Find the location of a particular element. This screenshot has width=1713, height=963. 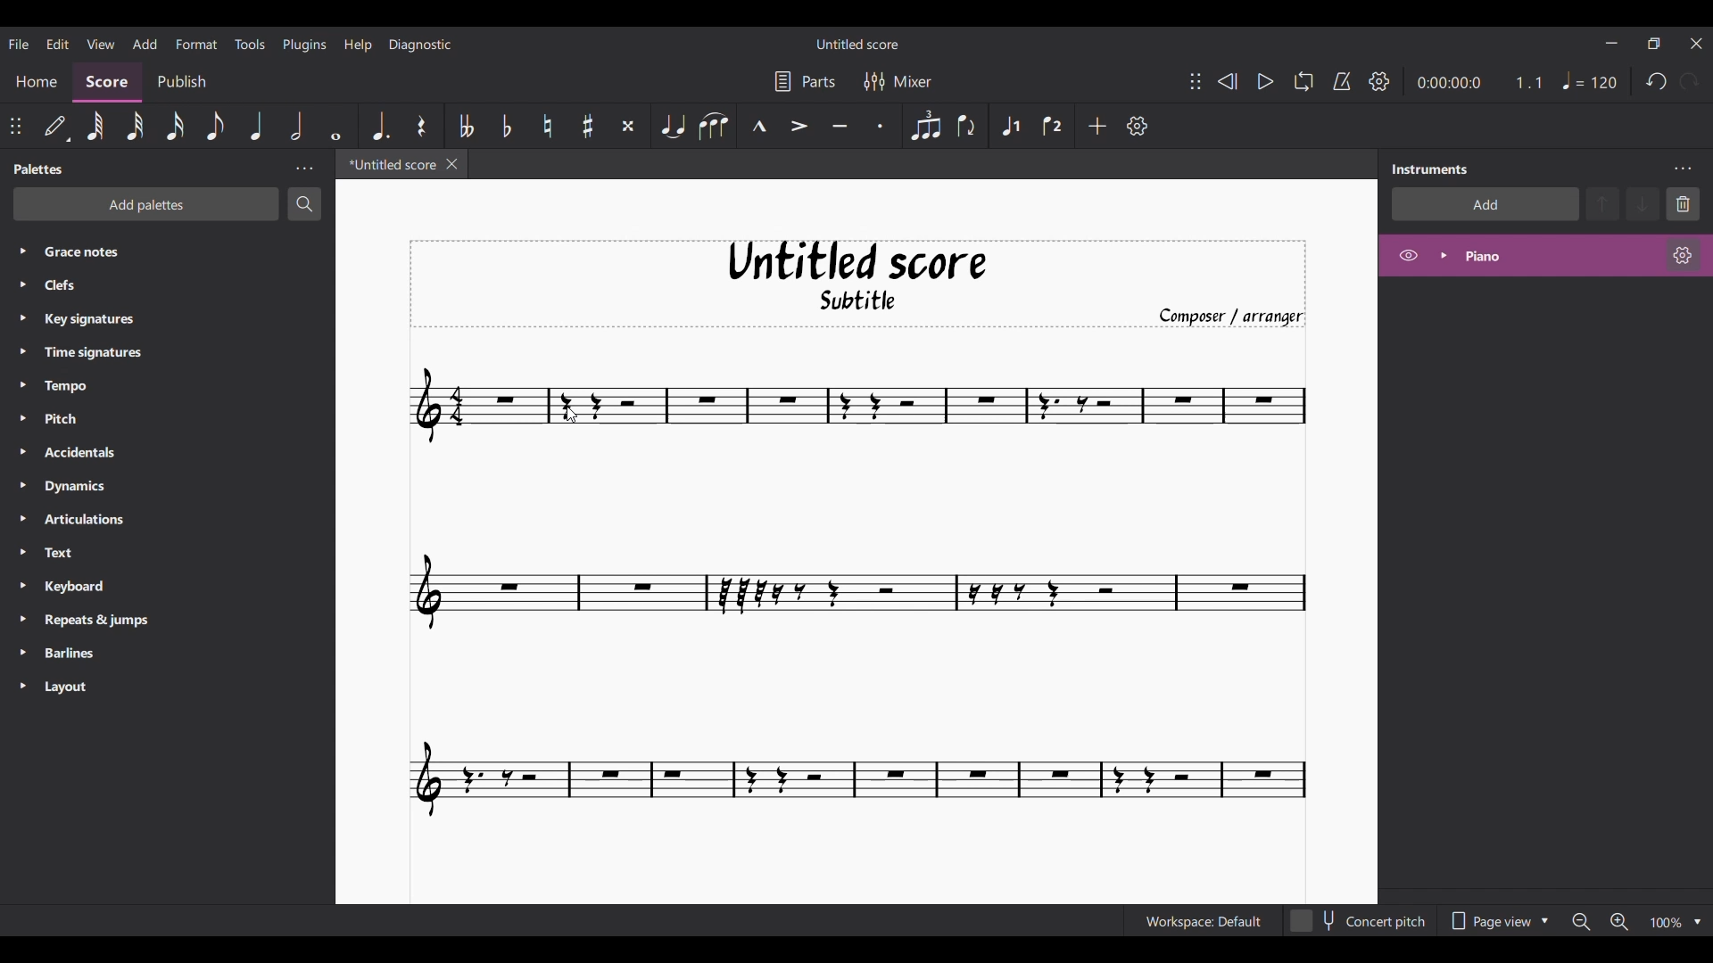

Zoom out is located at coordinates (1580, 922).